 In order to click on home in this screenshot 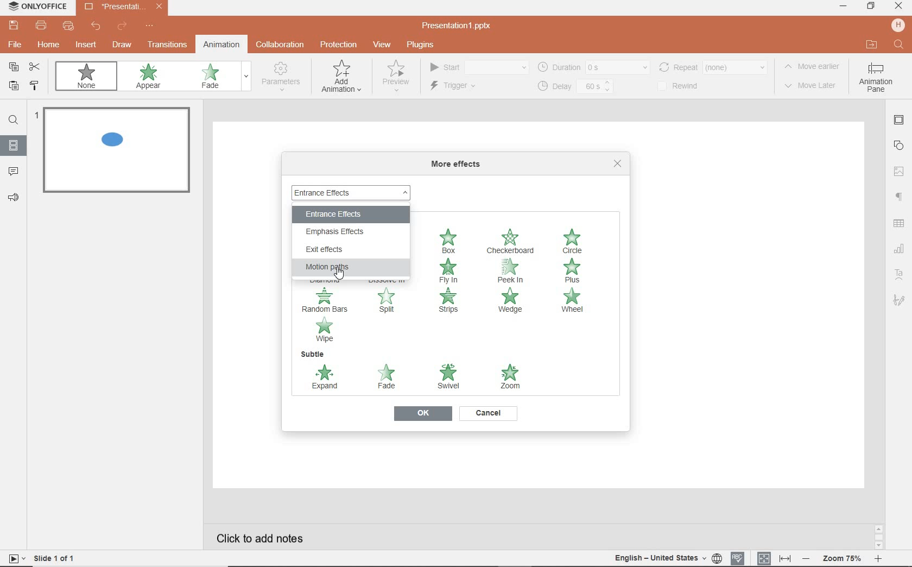, I will do `click(49, 46)`.